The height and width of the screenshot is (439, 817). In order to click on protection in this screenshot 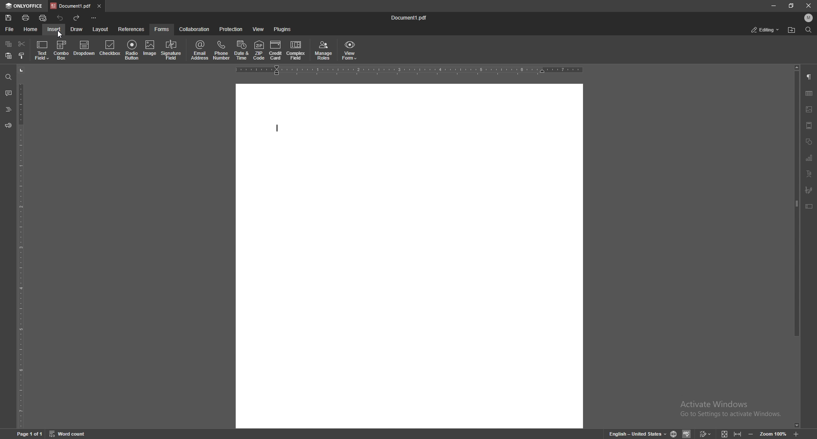, I will do `click(231, 29)`.